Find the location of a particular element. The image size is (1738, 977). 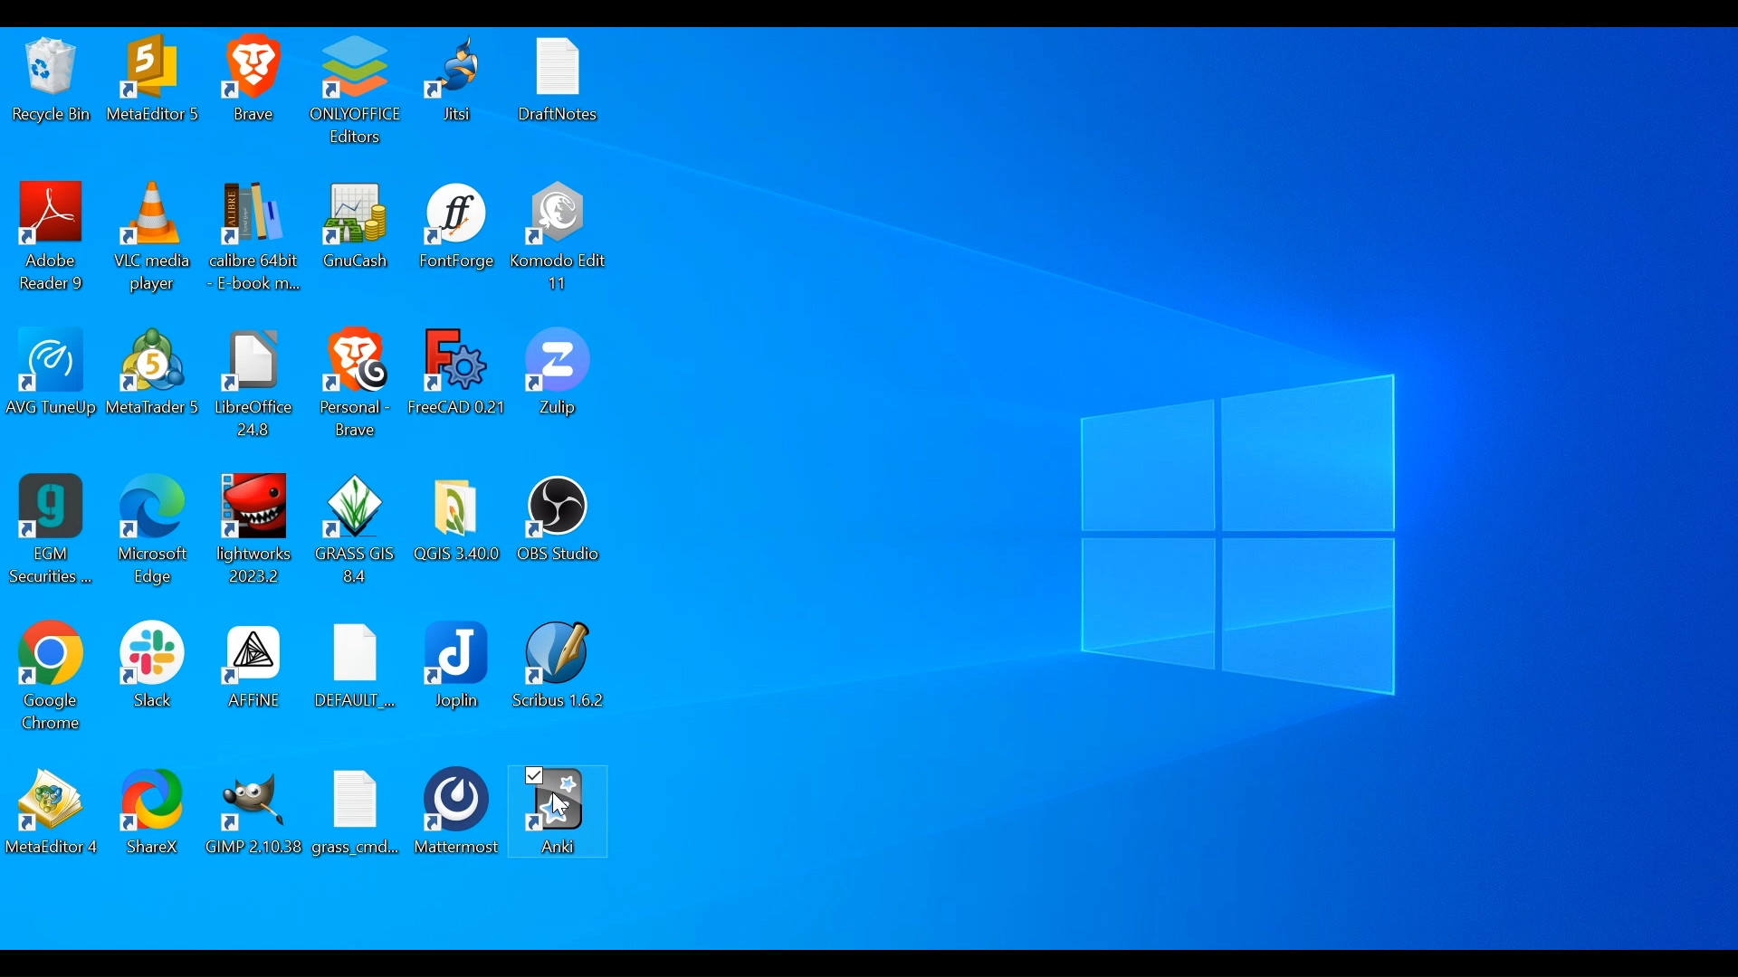

Slack is located at coordinates (154, 665).